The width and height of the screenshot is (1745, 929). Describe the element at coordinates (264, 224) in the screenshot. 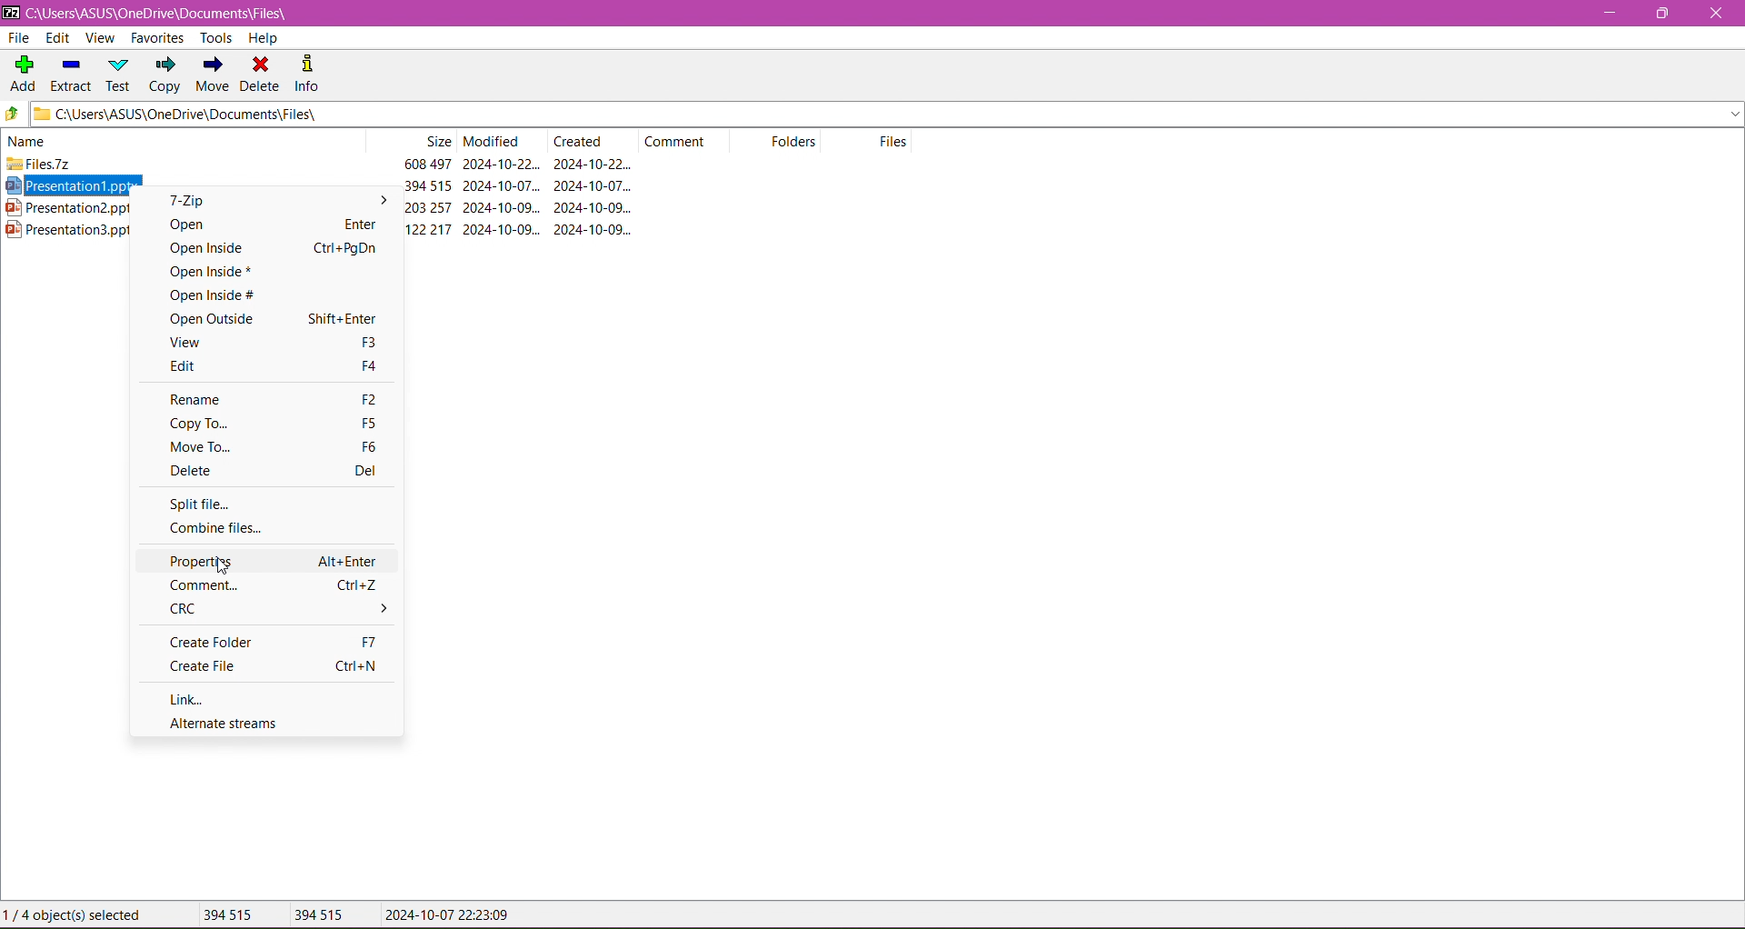

I see `Open` at that location.